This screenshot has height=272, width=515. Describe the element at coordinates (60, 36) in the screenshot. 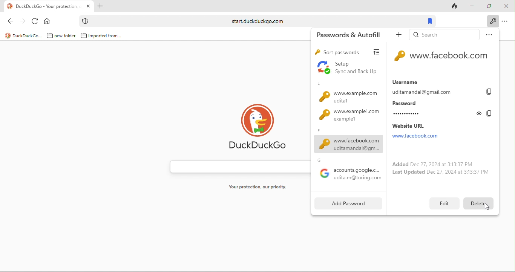

I see `new folder` at that location.